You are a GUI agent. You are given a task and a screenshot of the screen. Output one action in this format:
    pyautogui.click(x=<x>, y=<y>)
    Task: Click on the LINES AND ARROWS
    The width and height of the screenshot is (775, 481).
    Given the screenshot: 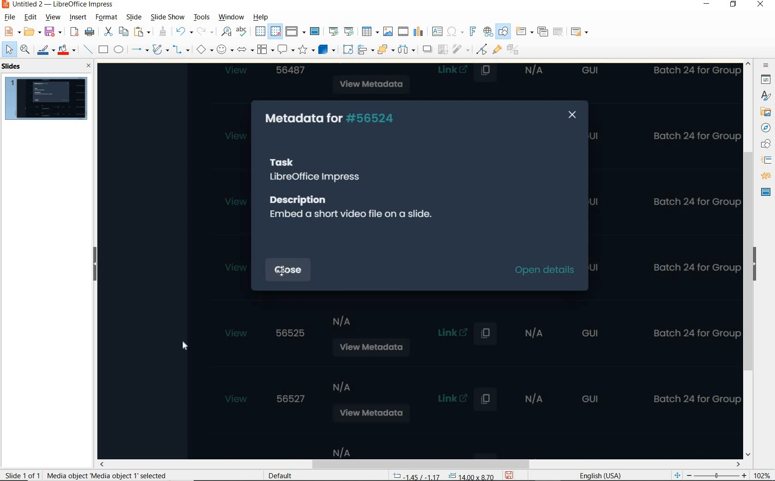 What is the action you would take?
    pyautogui.click(x=139, y=51)
    